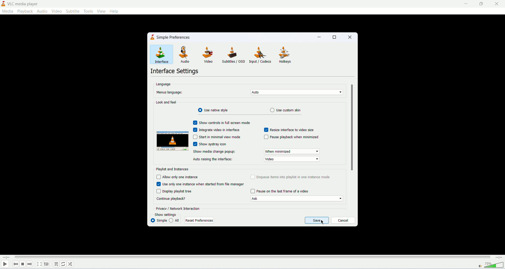 This screenshot has height=269, width=505. What do you see at coordinates (174, 72) in the screenshot?
I see `interface settings` at bounding box center [174, 72].